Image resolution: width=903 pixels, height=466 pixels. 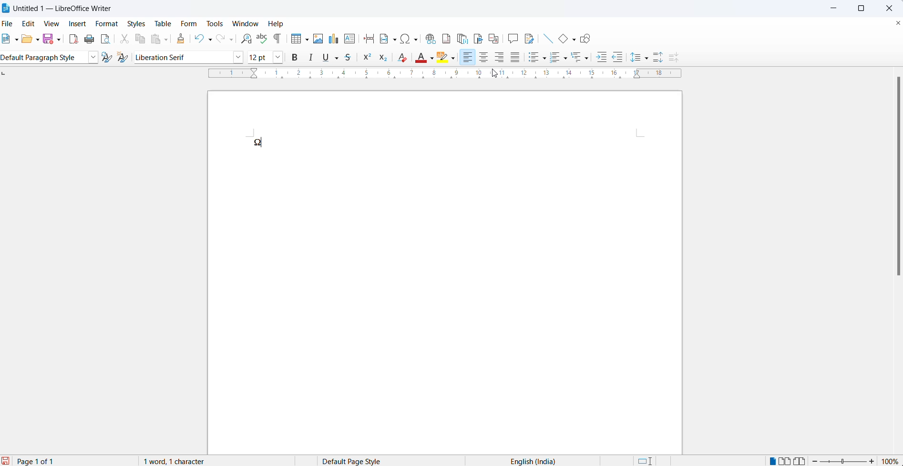 What do you see at coordinates (527, 461) in the screenshot?
I see `text language` at bounding box center [527, 461].